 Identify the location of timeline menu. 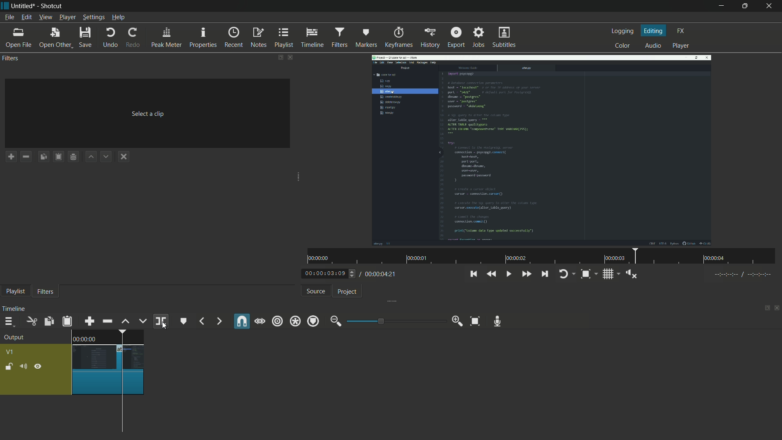
(9, 321).